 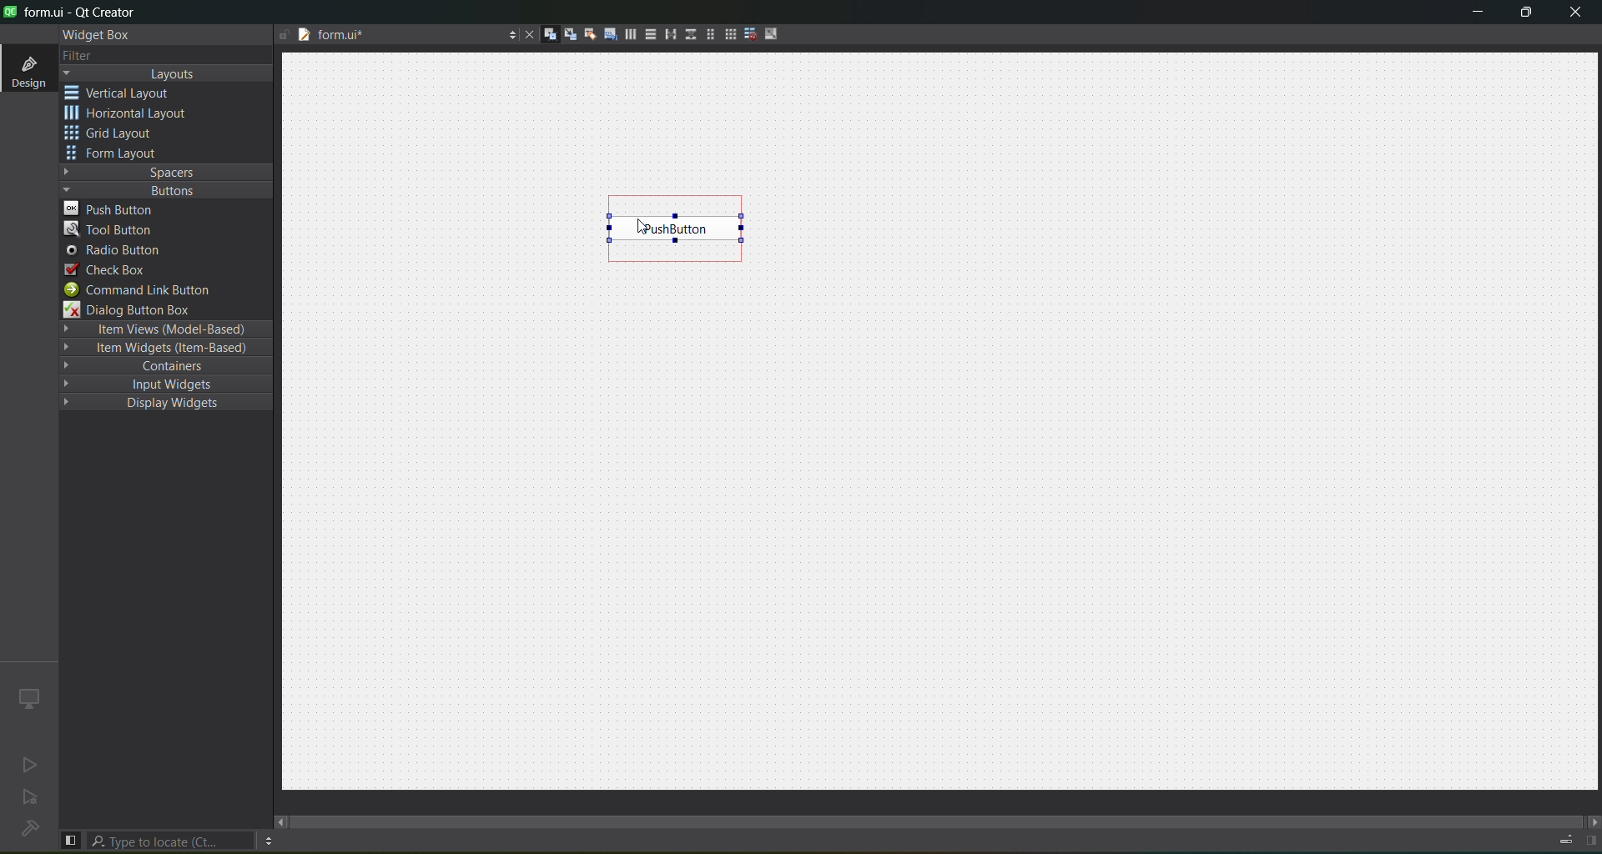 I want to click on Progress details, so click(x=1558, y=837).